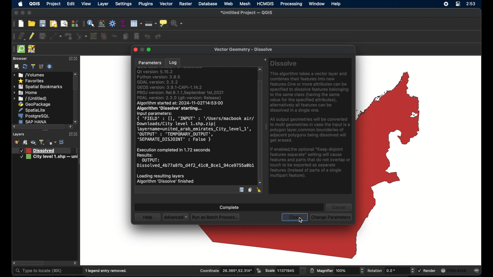  What do you see at coordinates (104, 36) in the screenshot?
I see `delete selected` at bounding box center [104, 36].